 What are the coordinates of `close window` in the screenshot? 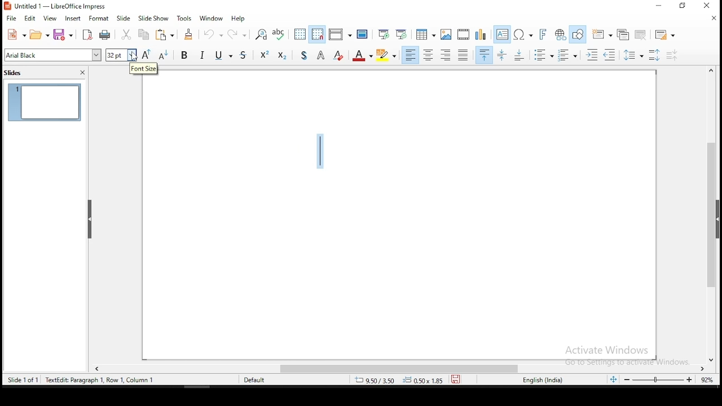 It's located at (705, 5).